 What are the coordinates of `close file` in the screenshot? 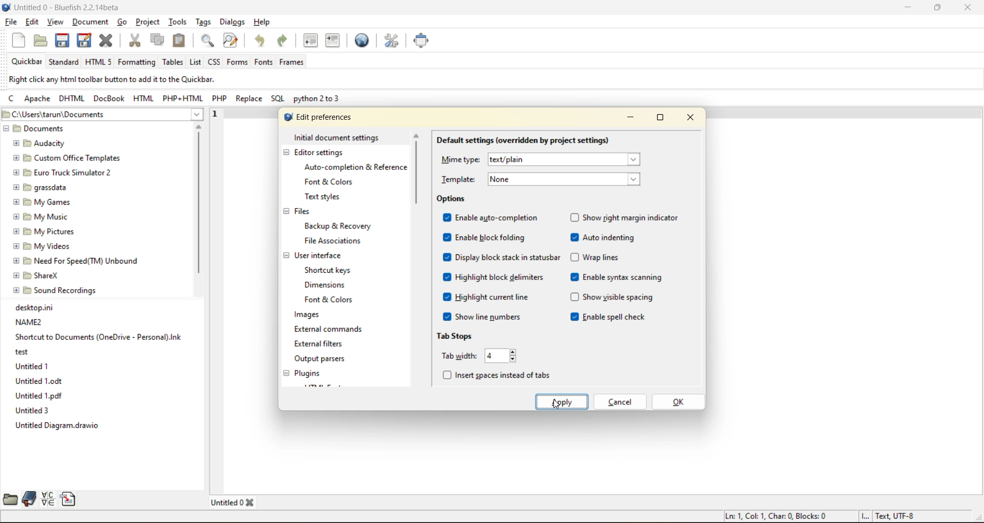 It's located at (107, 41).